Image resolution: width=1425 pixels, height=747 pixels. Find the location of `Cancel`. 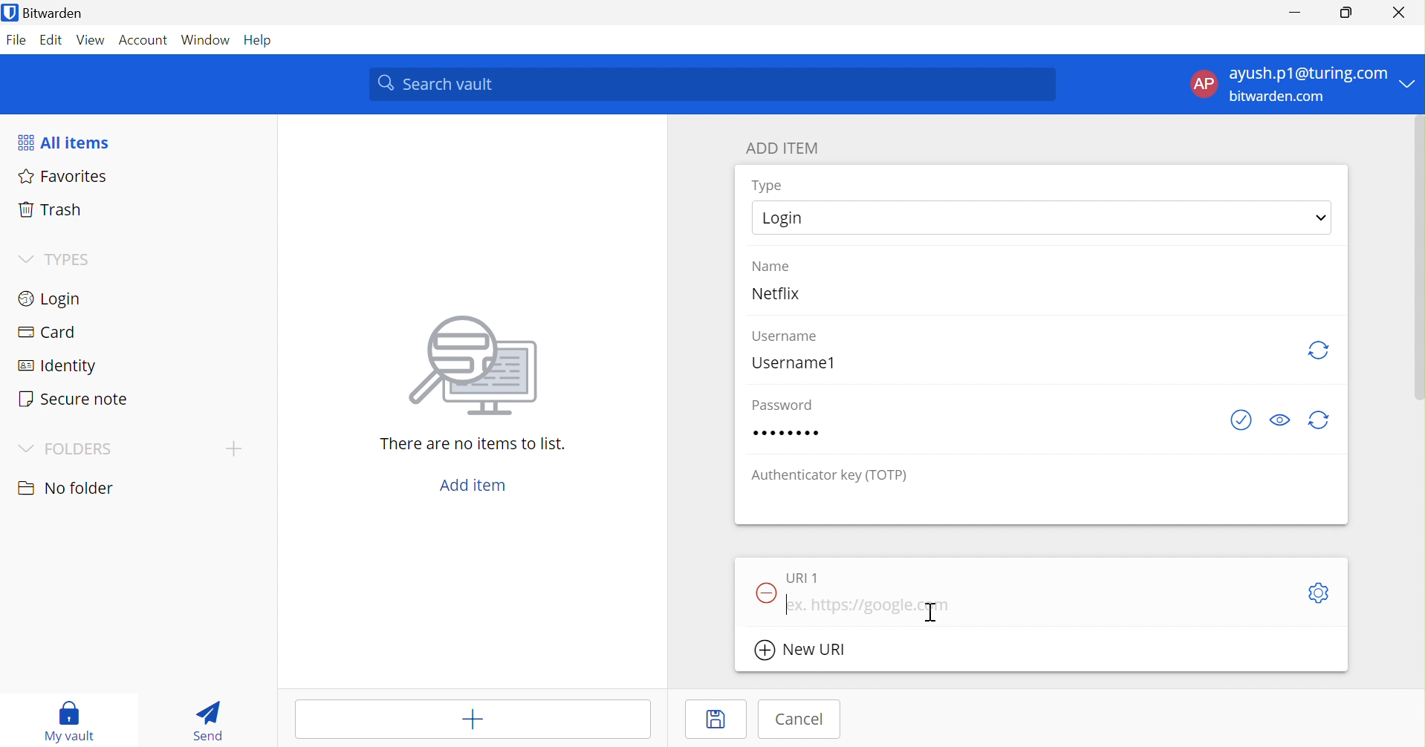

Cancel is located at coordinates (800, 720).